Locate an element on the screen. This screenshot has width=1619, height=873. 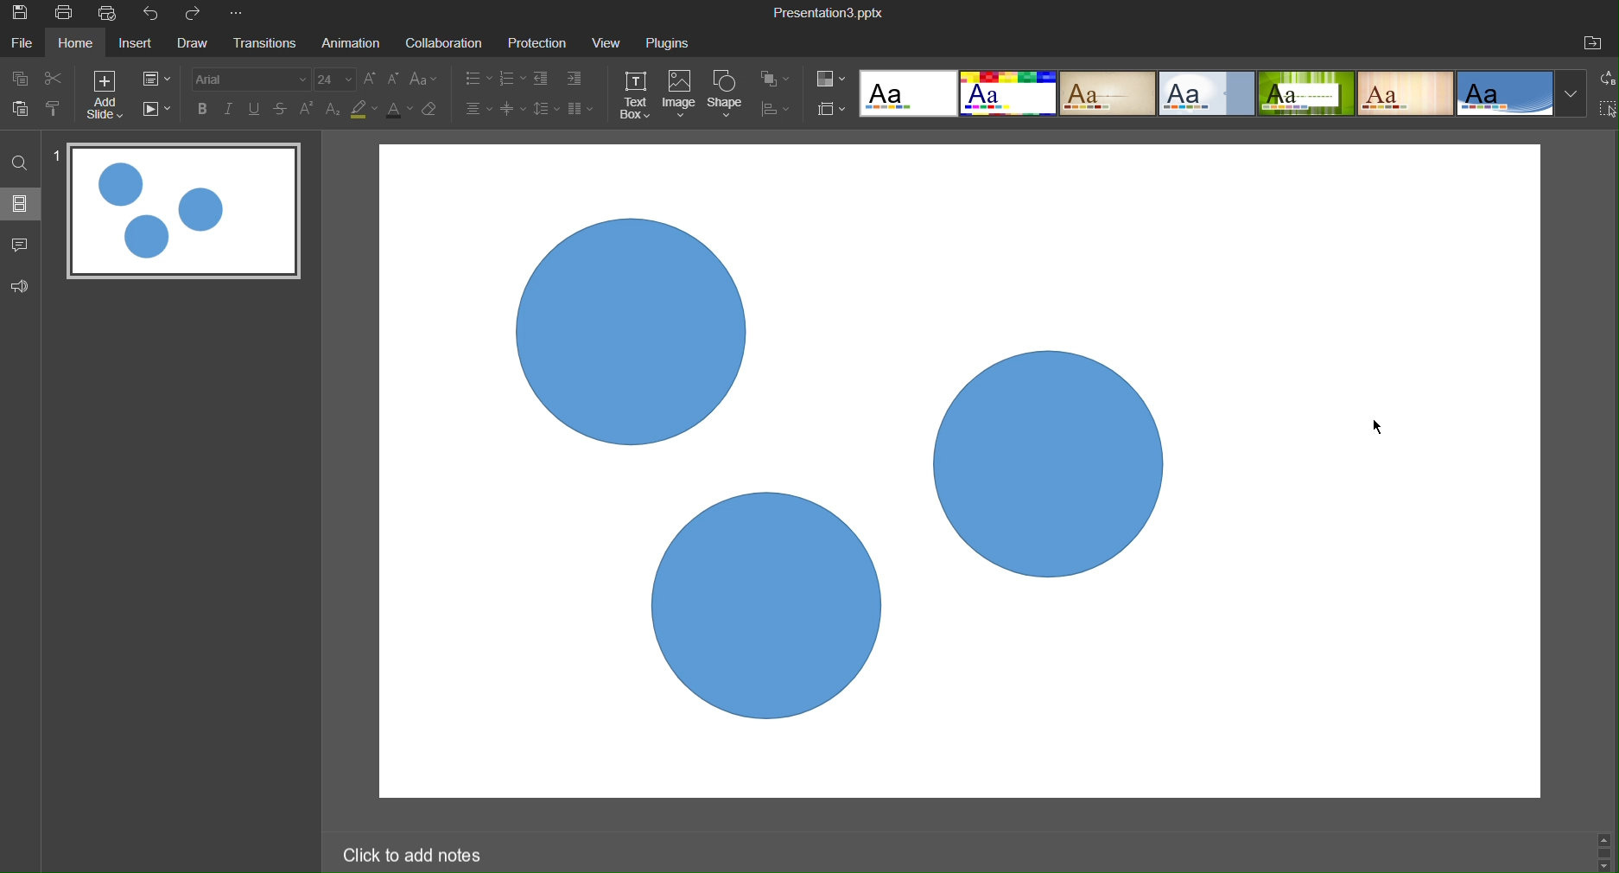
Replace is located at coordinates (1603, 82).